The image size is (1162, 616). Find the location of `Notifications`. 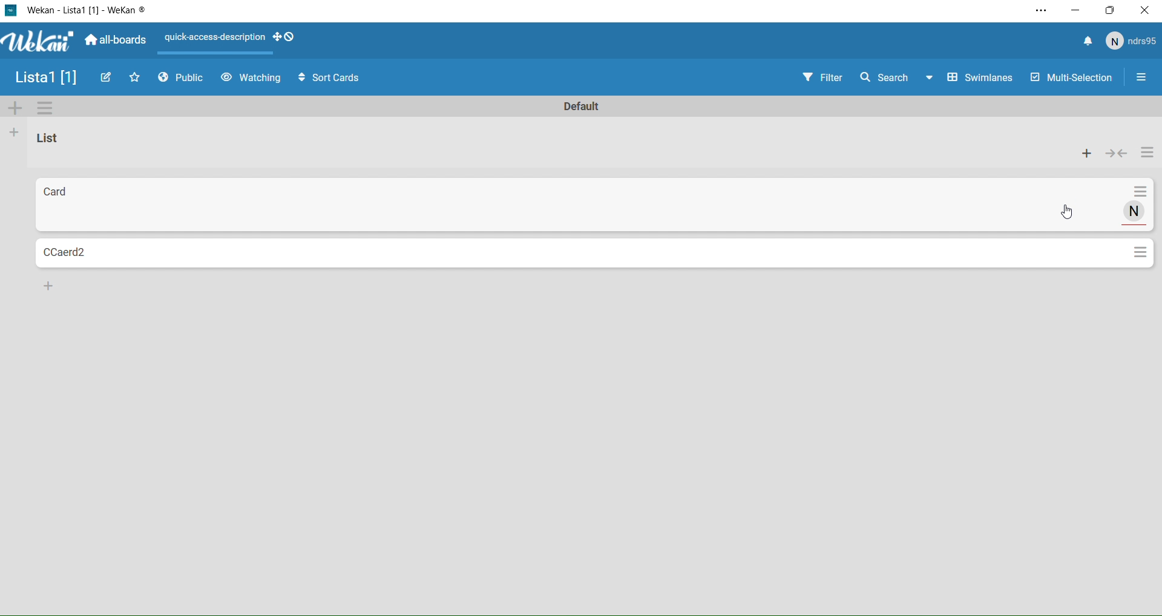

Notifications is located at coordinates (1088, 42).